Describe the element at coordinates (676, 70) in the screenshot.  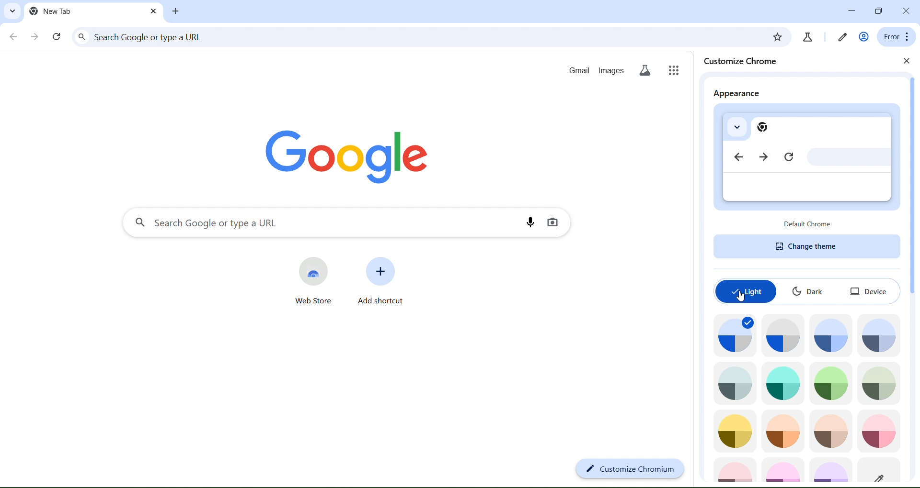
I see `google apps` at that location.